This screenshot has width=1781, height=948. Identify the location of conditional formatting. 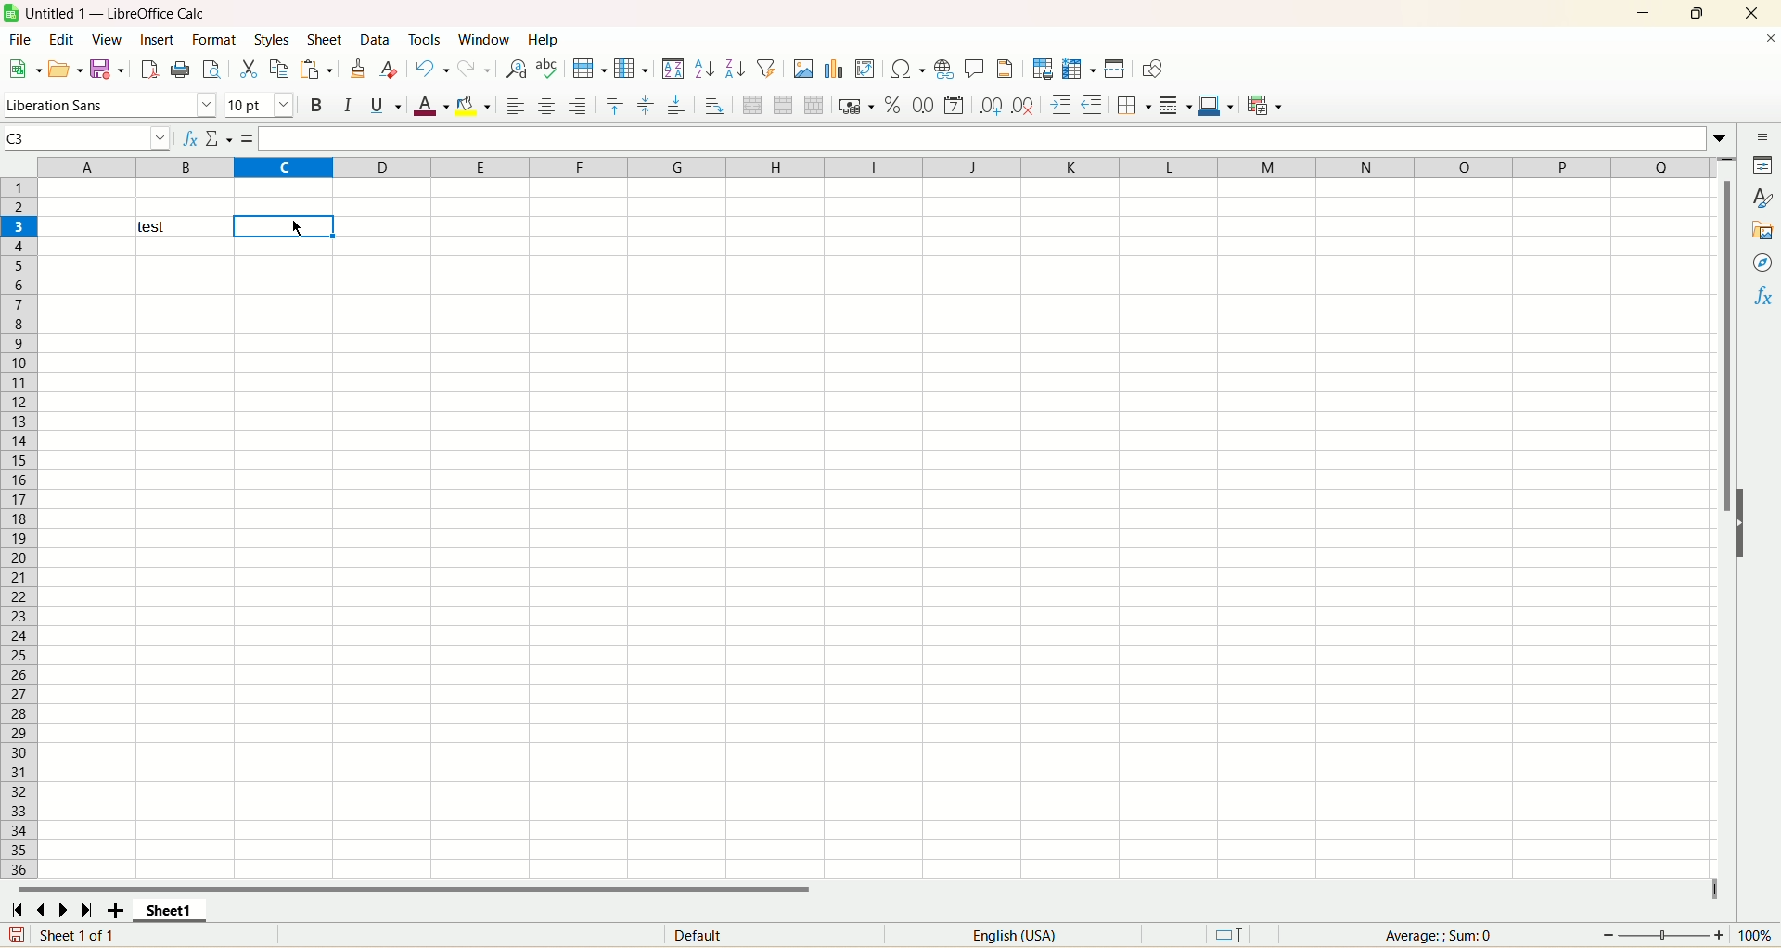
(1265, 105).